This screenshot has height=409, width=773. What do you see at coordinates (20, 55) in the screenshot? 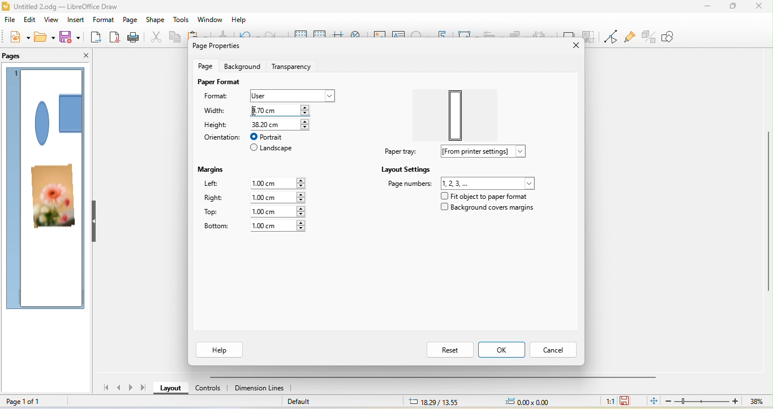
I see `pages` at bounding box center [20, 55].